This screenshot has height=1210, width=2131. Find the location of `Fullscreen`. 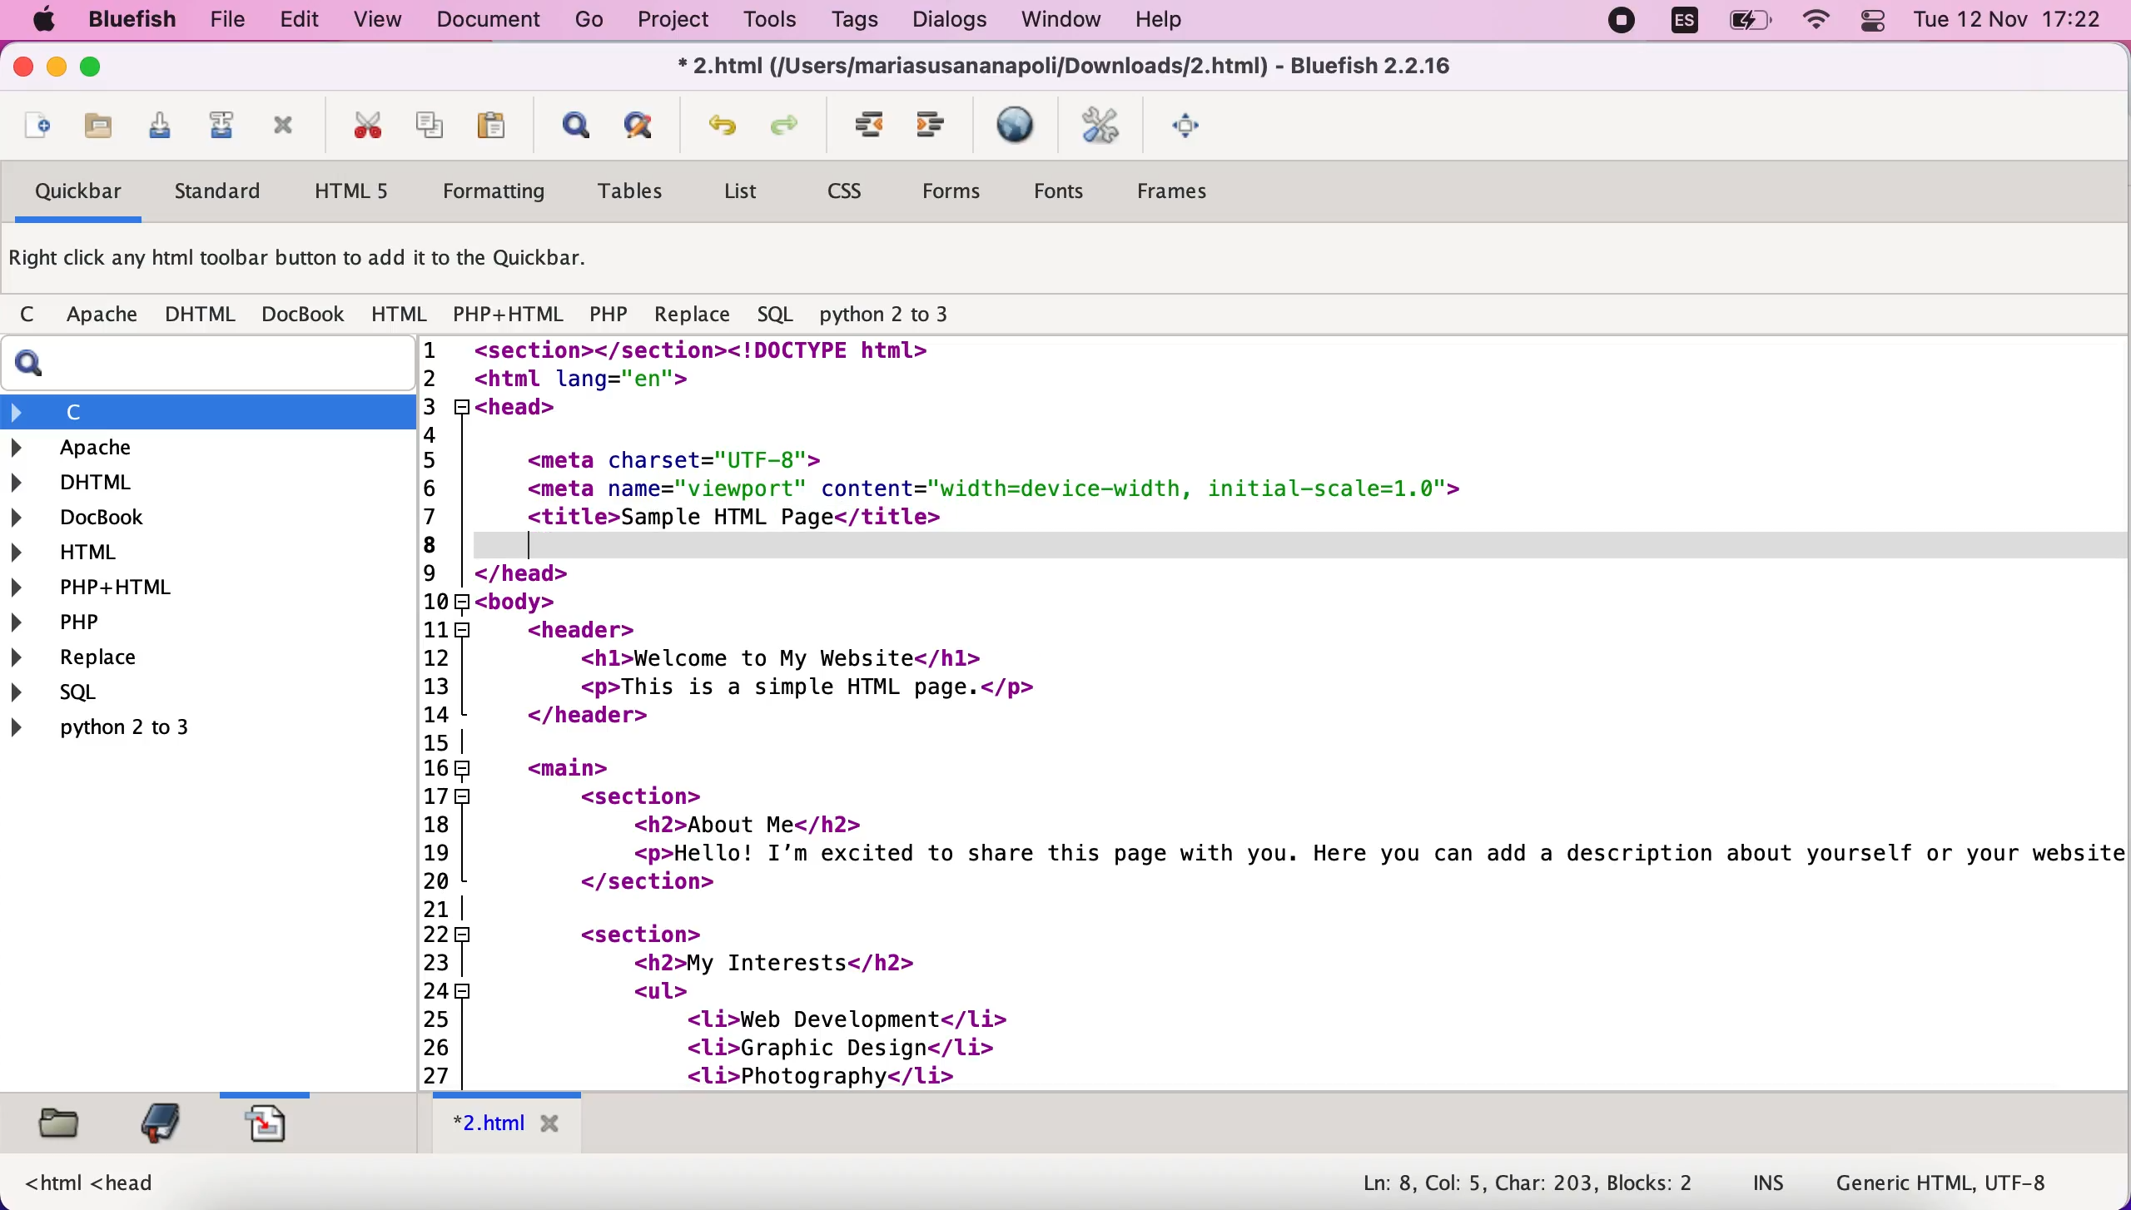

Fullscreen is located at coordinates (1196, 127).